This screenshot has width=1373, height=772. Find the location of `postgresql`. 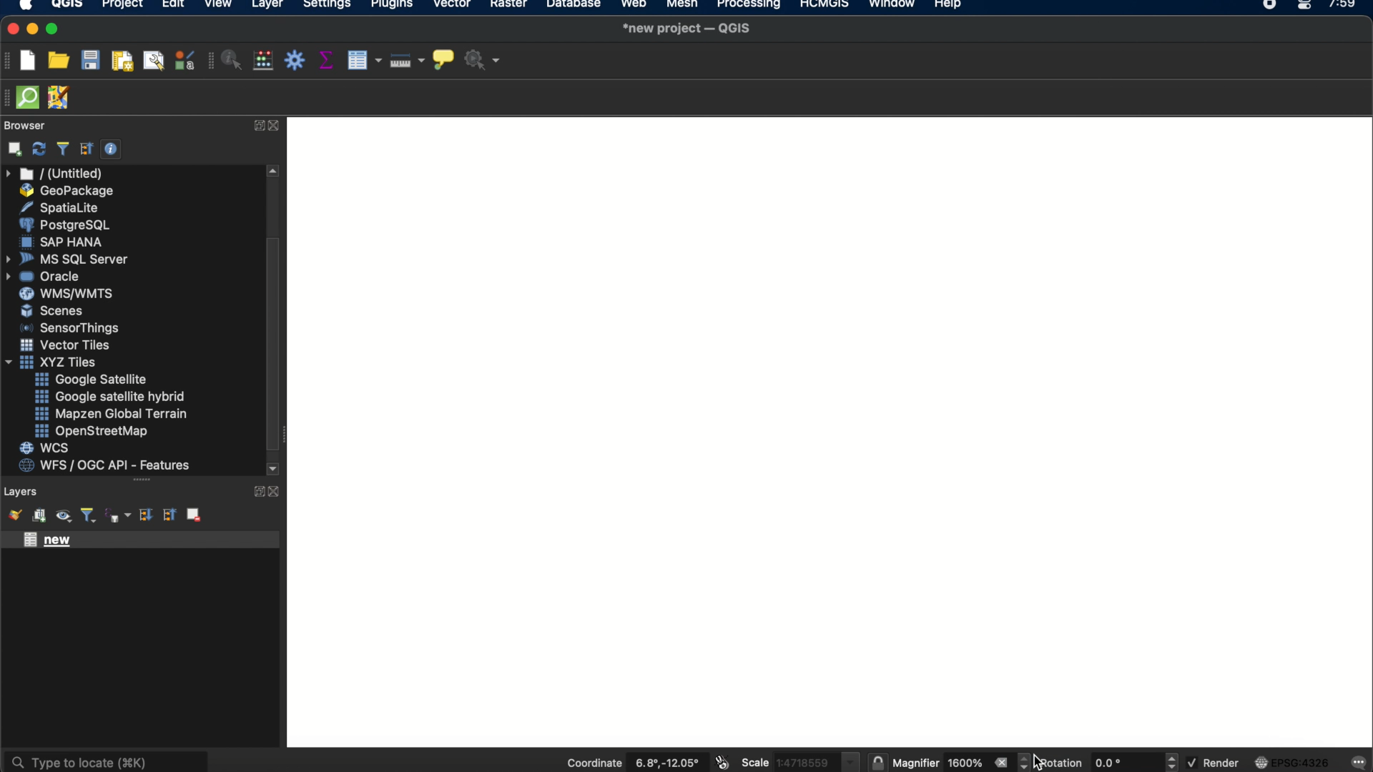

postgresql is located at coordinates (64, 225).